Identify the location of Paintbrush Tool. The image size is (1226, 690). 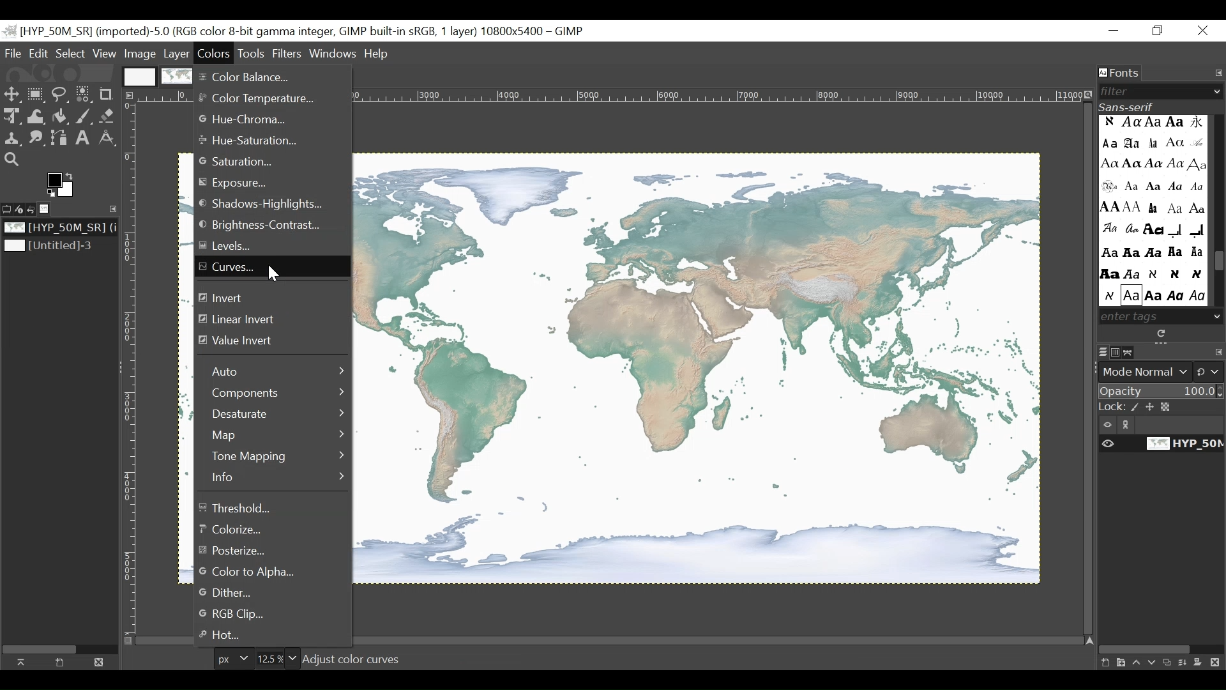
(85, 118).